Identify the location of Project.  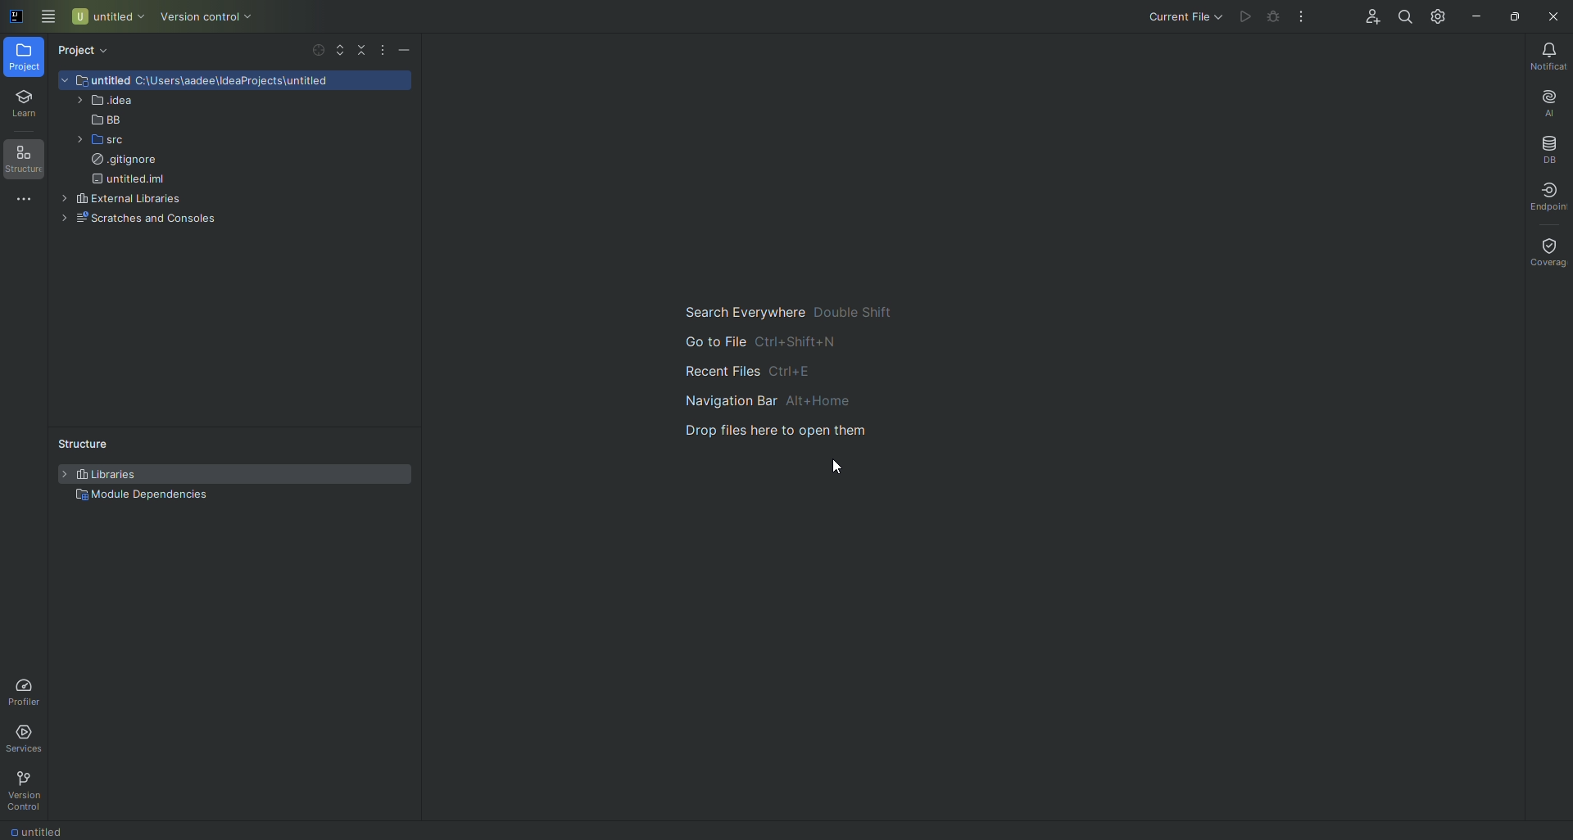
(87, 52).